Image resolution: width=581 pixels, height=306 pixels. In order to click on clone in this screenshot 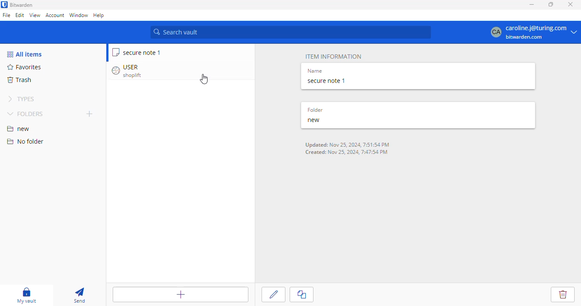, I will do `click(302, 295)`.